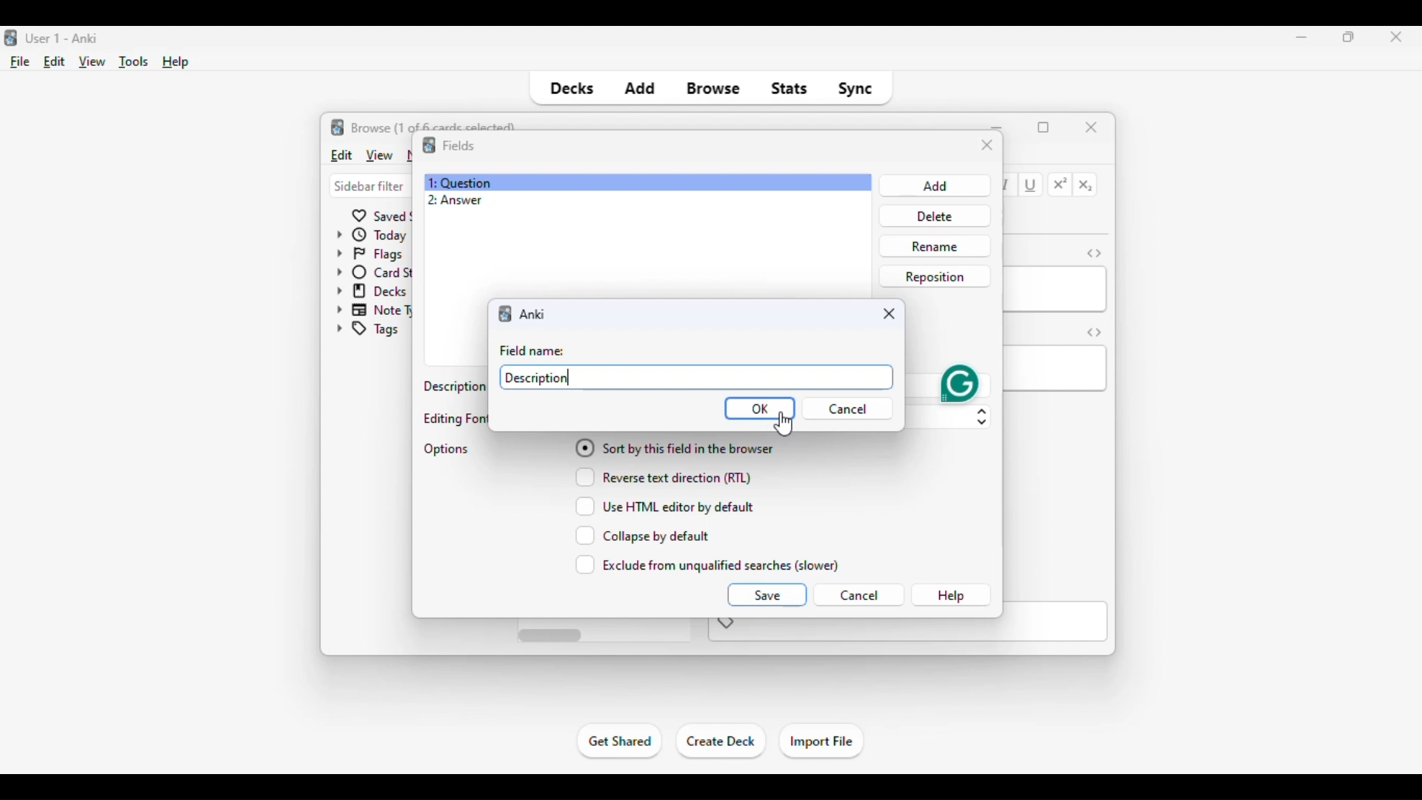  What do you see at coordinates (21, 62) in the screenshot?
I see `file` at bounding box center [21, 62].